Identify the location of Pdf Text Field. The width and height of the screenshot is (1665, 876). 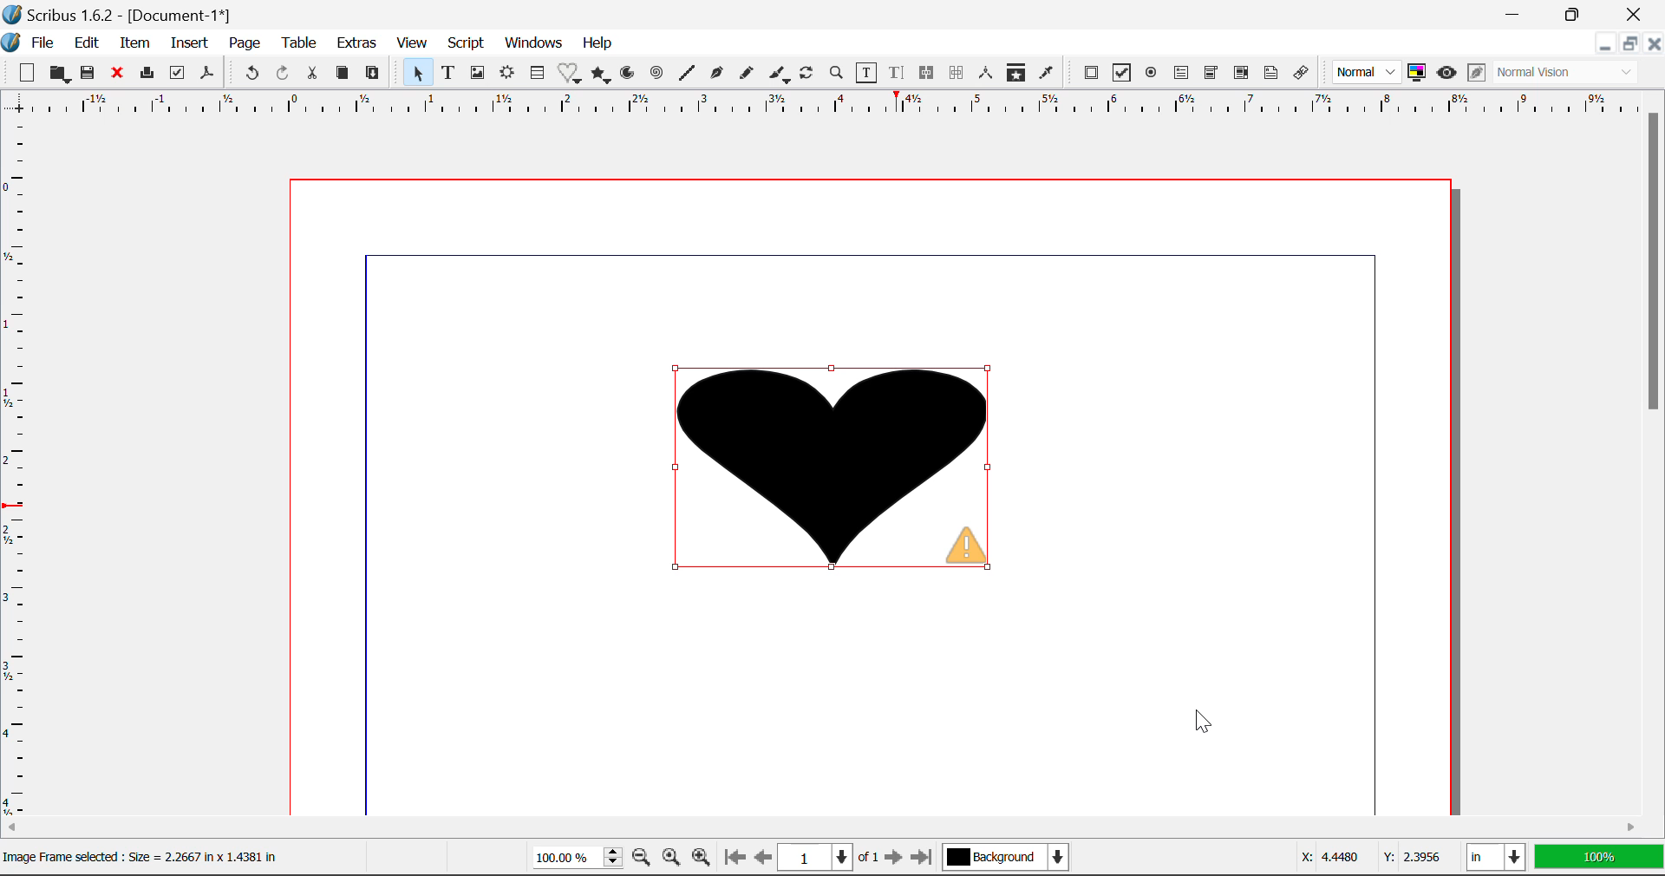
(1182, 75).